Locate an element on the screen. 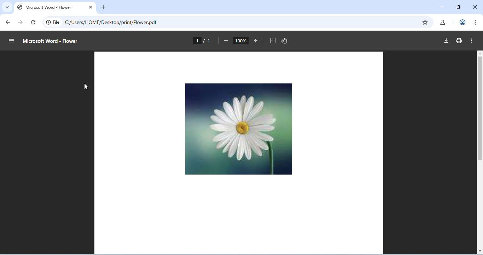 The image size is (483, 255). customize and control chromium is located at coordinates (475, 22).